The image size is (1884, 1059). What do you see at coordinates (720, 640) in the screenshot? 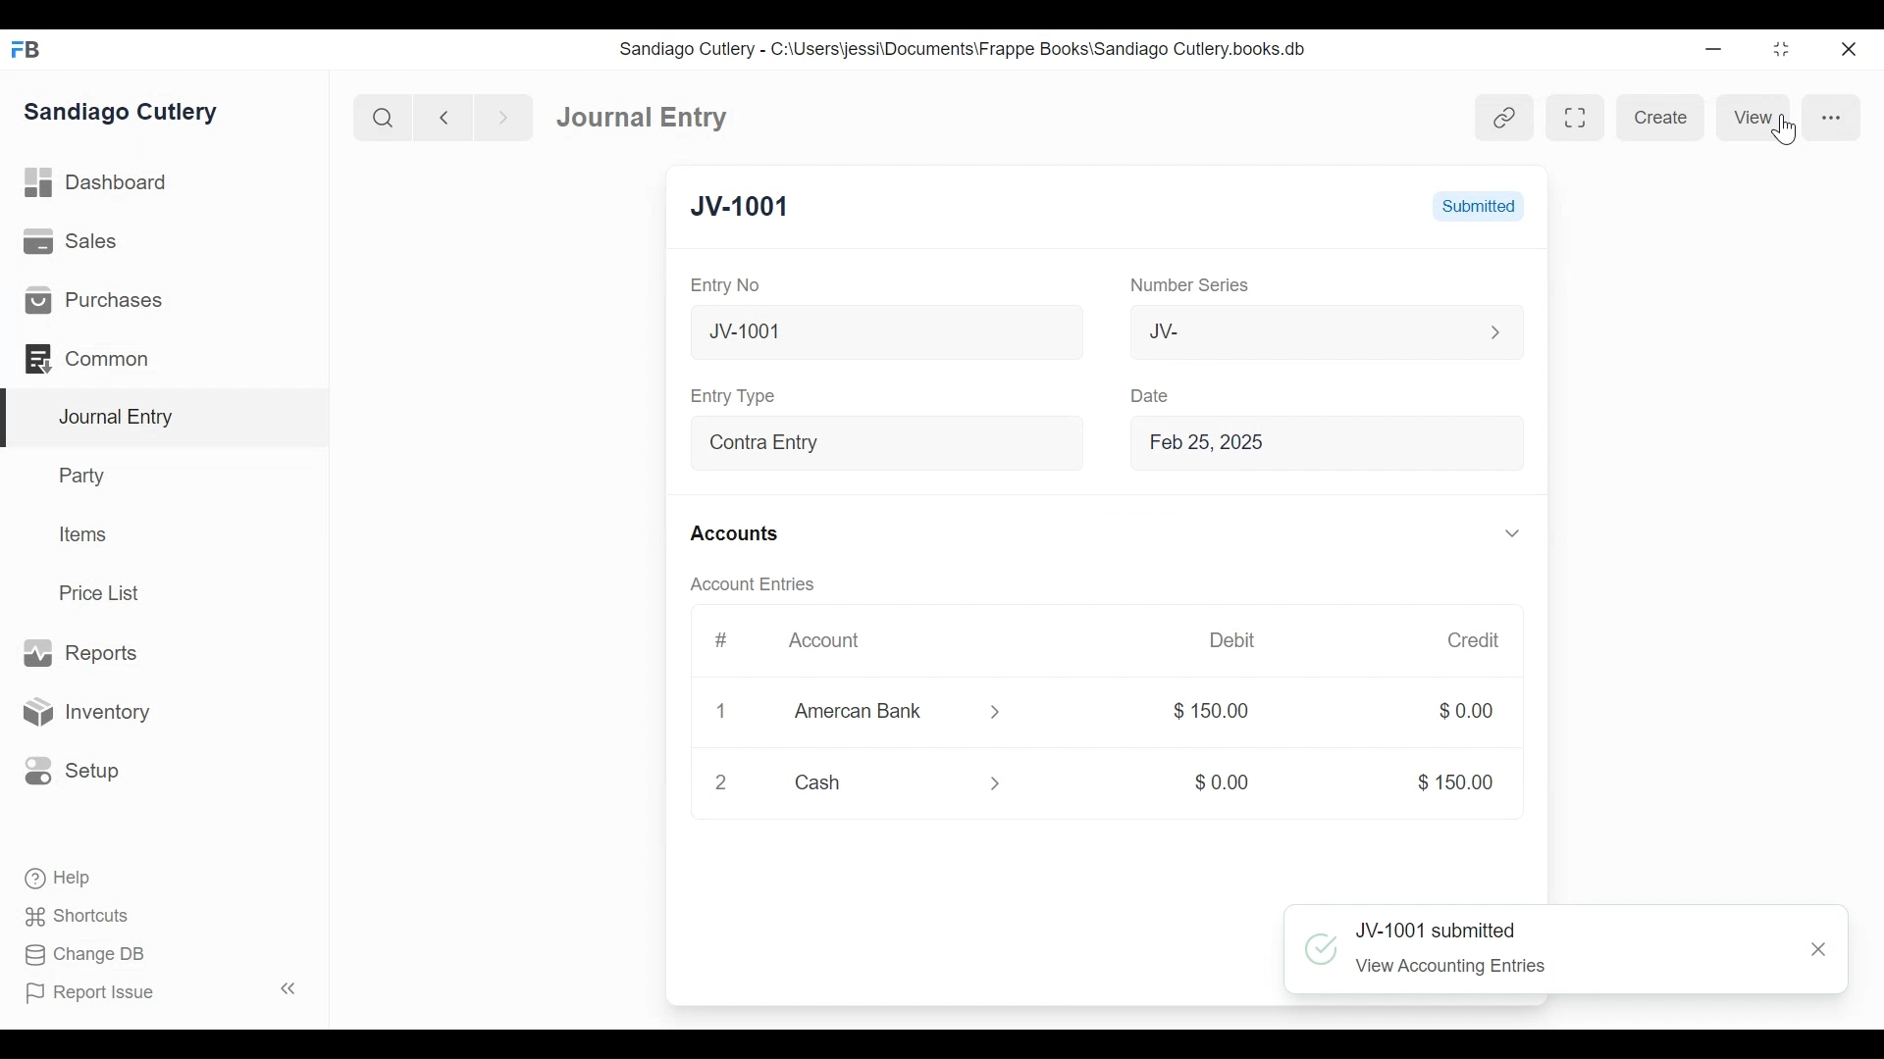
I see `#` at bounding box center [720, 640].